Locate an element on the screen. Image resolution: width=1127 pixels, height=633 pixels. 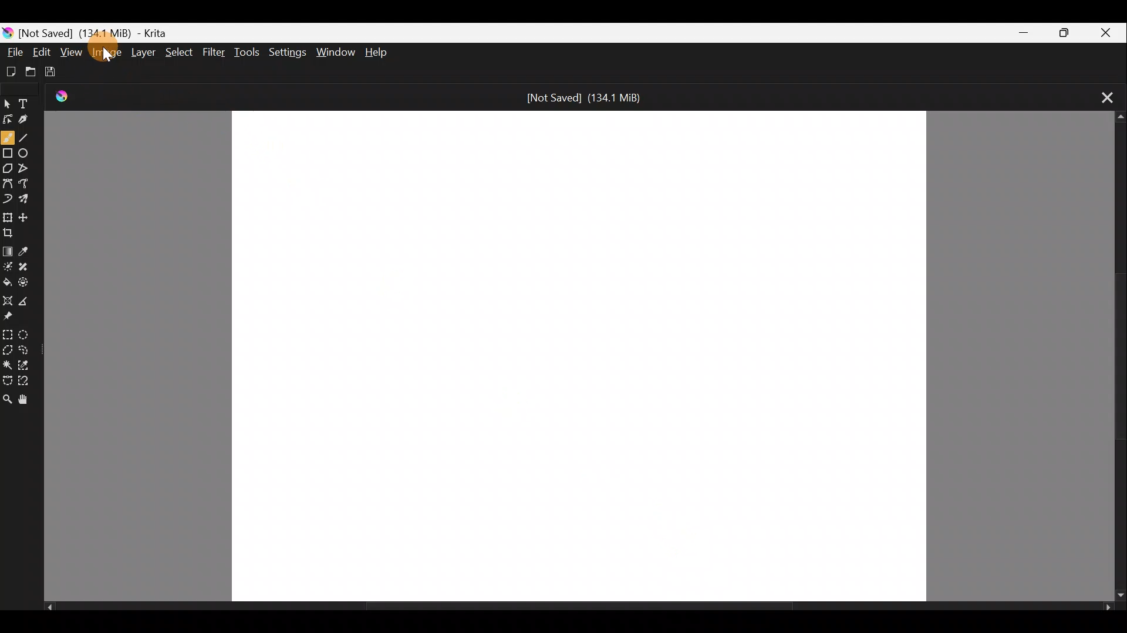
Multibrush tool is located at coordinates (29, 201).